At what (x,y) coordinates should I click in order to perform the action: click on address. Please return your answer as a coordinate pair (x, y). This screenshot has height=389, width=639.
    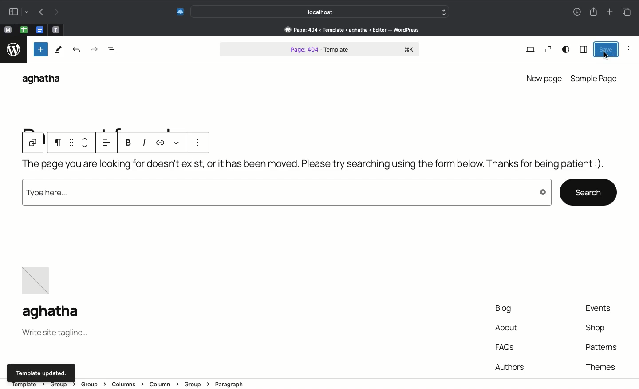
    Looking at the image, I should click on (304, 384).